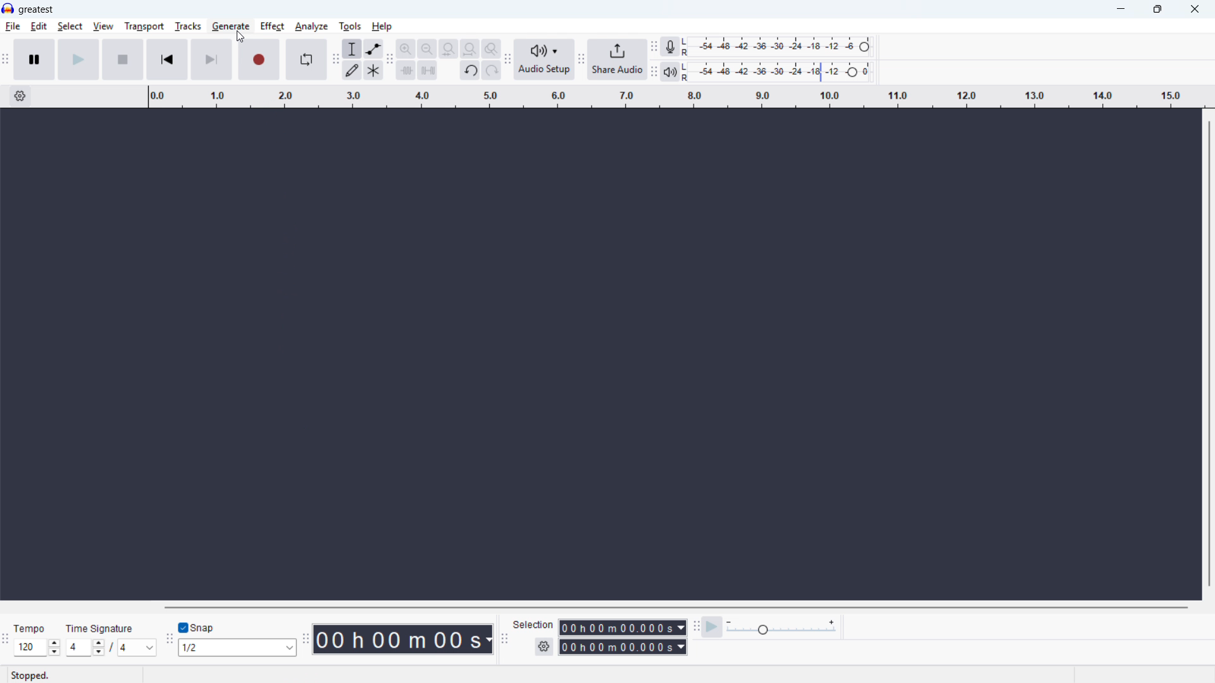  Describe the element at coordinates (653, 73) in the screenshot. I see `playback meter toolbar` at that location.